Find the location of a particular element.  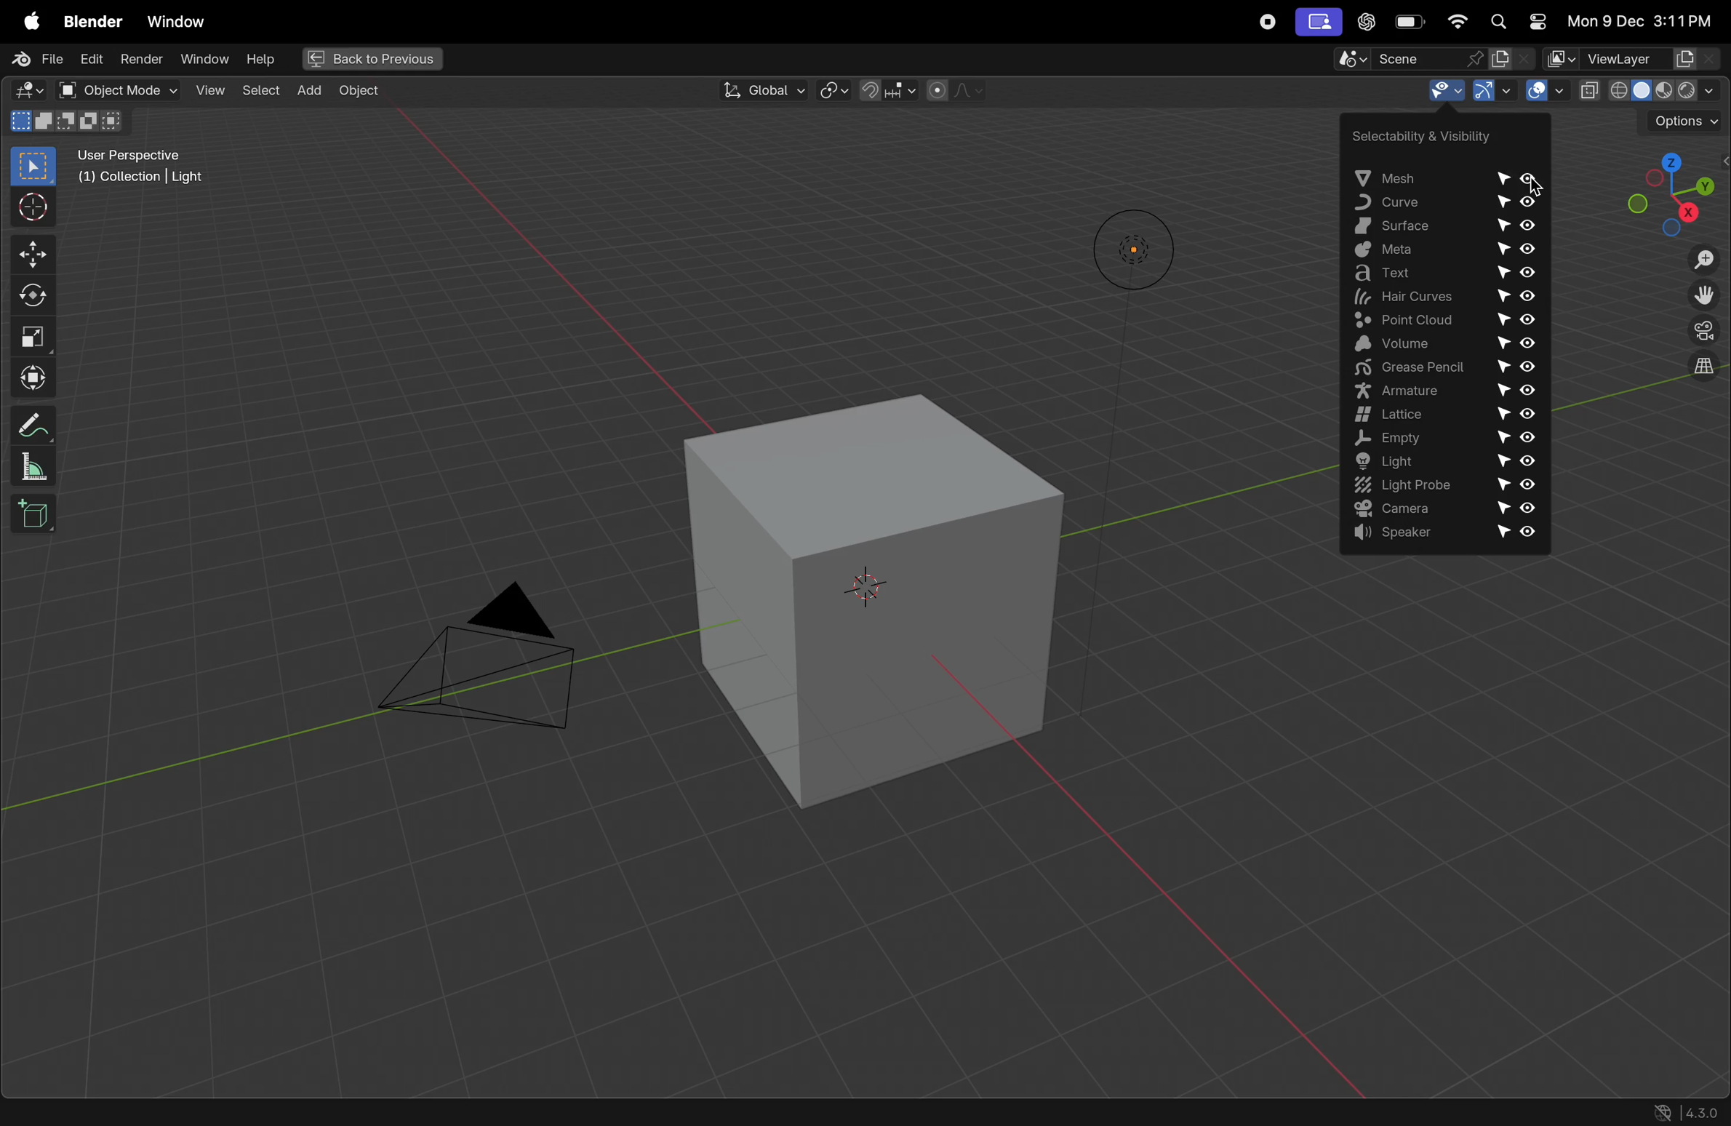

camera perspective is located at coordinates (1702, 332).